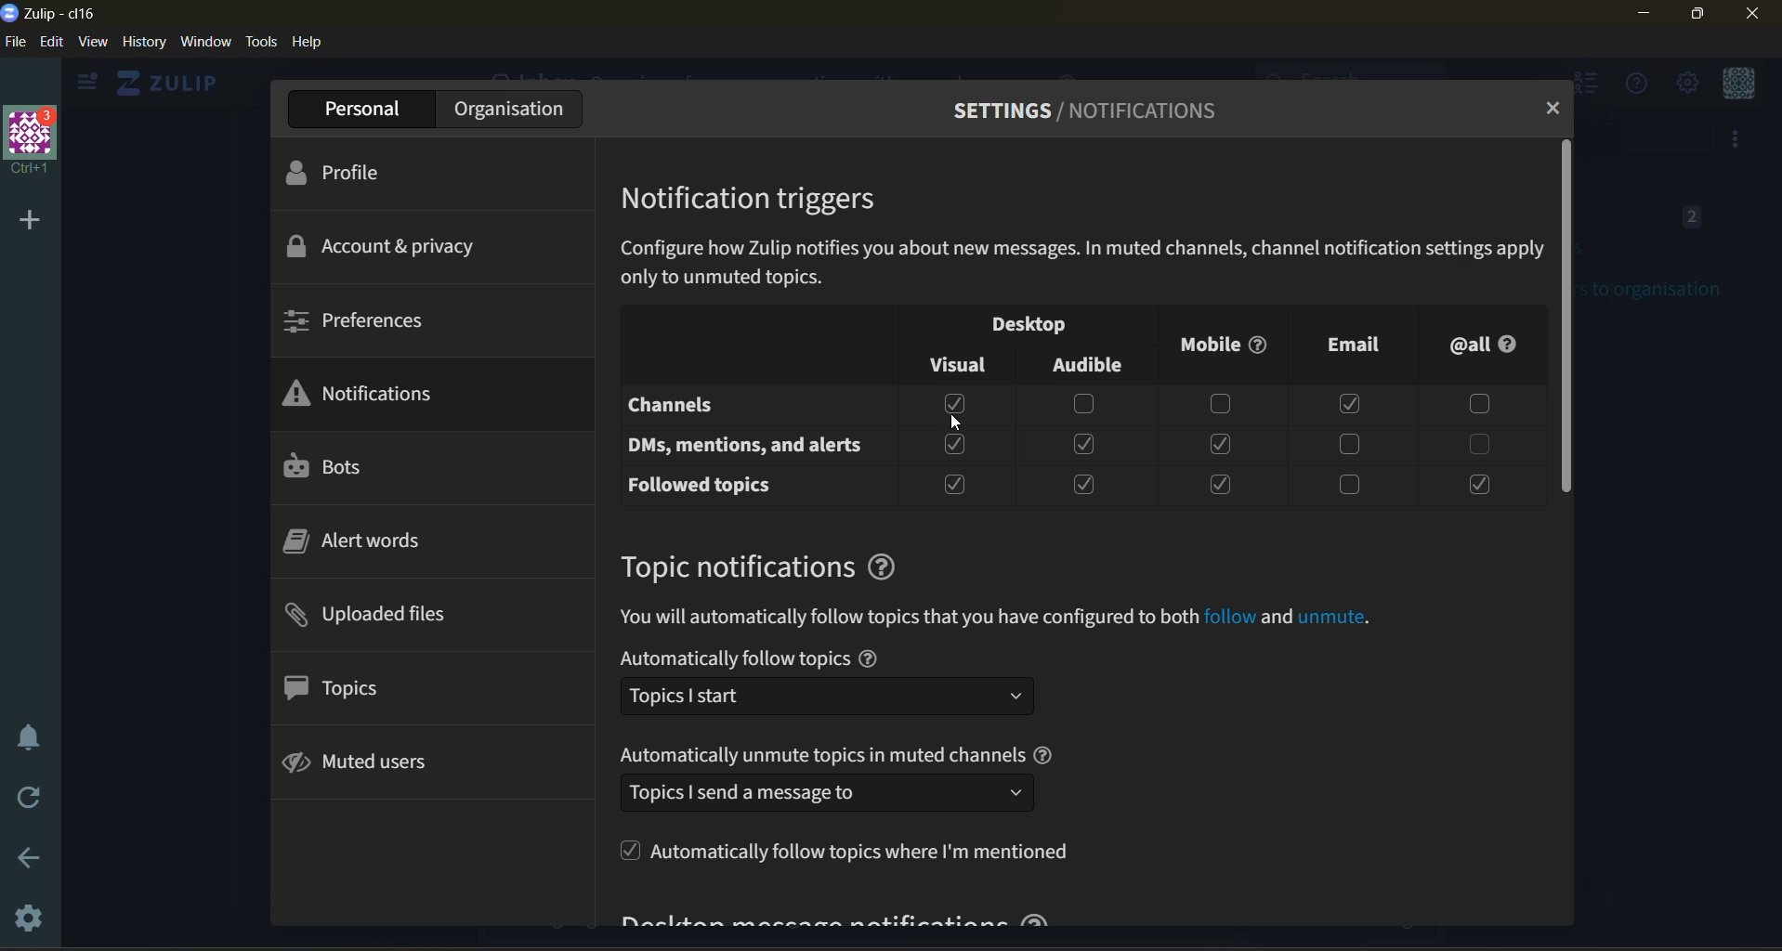 Image resolution: width=1782 pixels, height=951 pixels. I want to click on followed topics, so click(710, 486).